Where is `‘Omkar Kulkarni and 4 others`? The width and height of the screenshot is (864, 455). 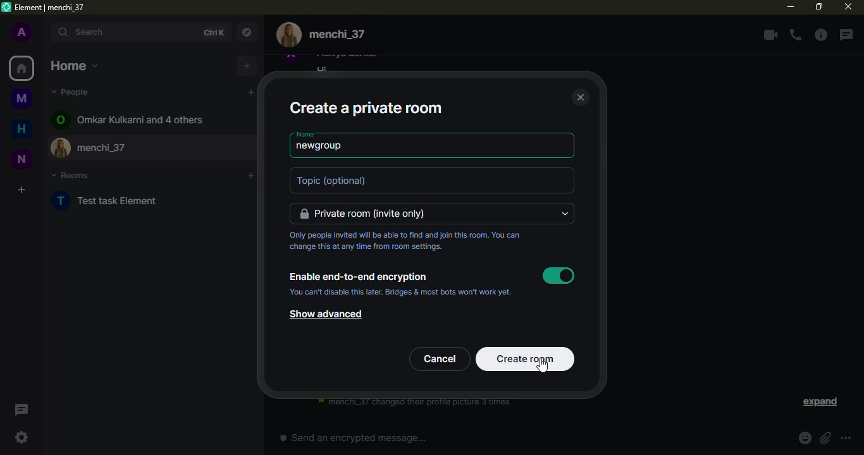
‘Omkar Kulkarni and 4 others is located at coordinates (140, 119).